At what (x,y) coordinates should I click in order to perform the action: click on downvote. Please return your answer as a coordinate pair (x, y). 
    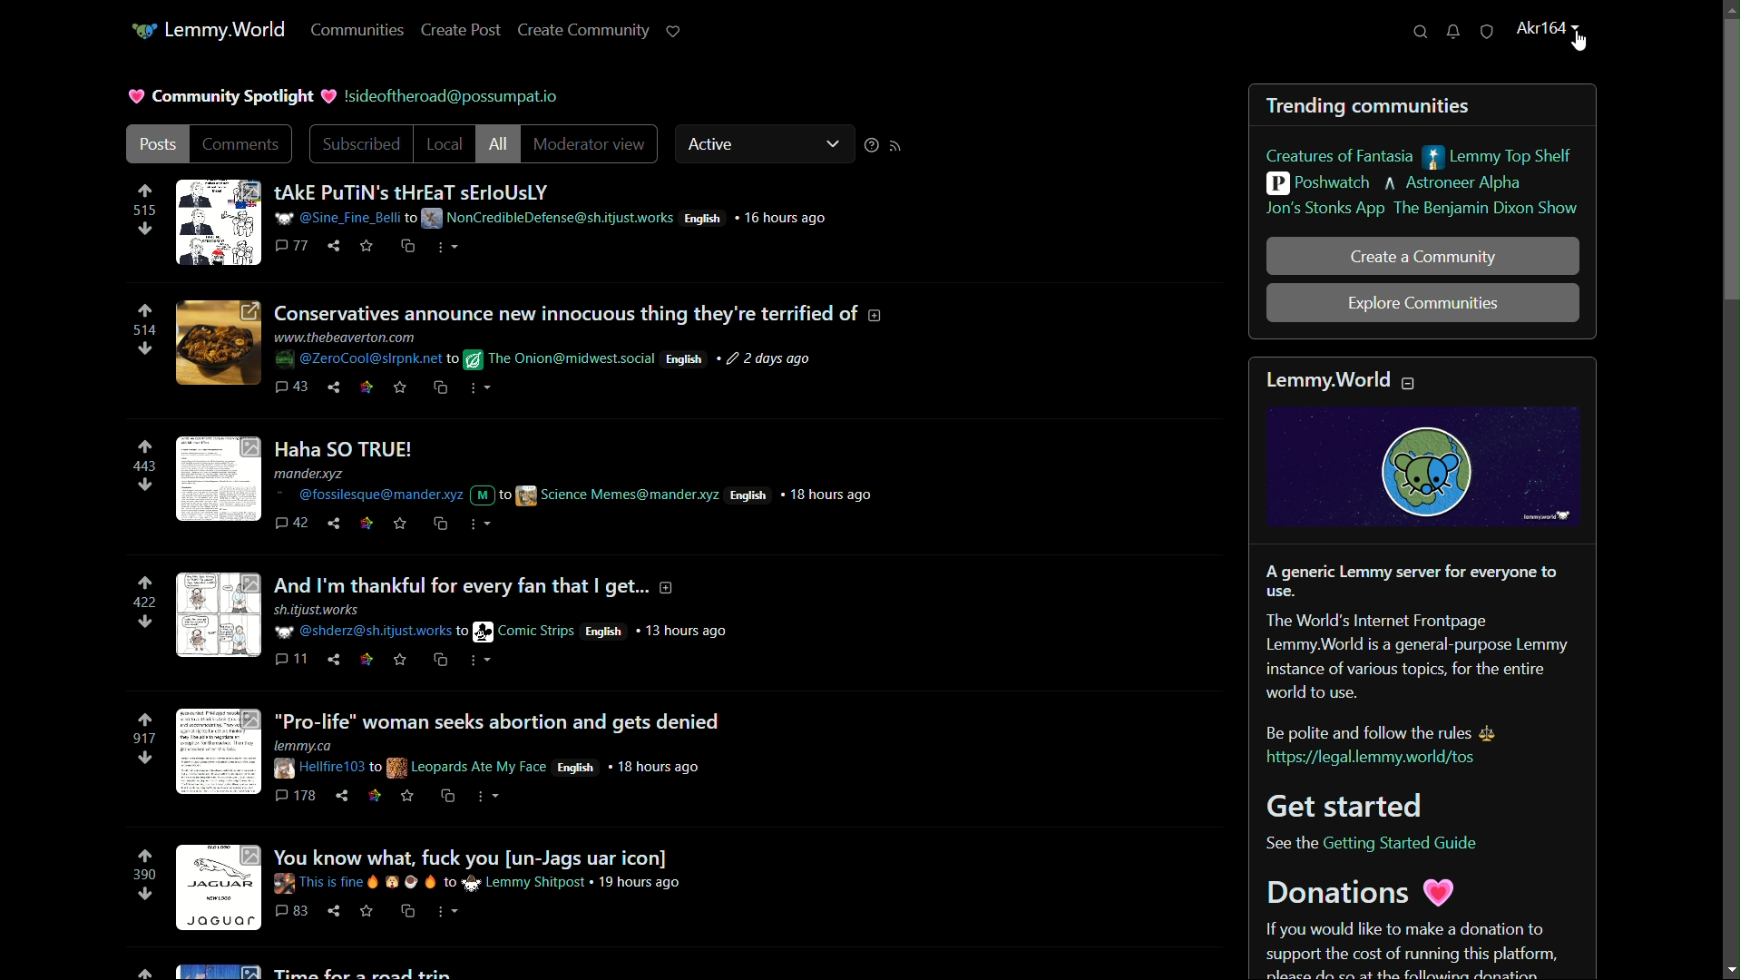
    Looking at the image, I should click on (143, 896).